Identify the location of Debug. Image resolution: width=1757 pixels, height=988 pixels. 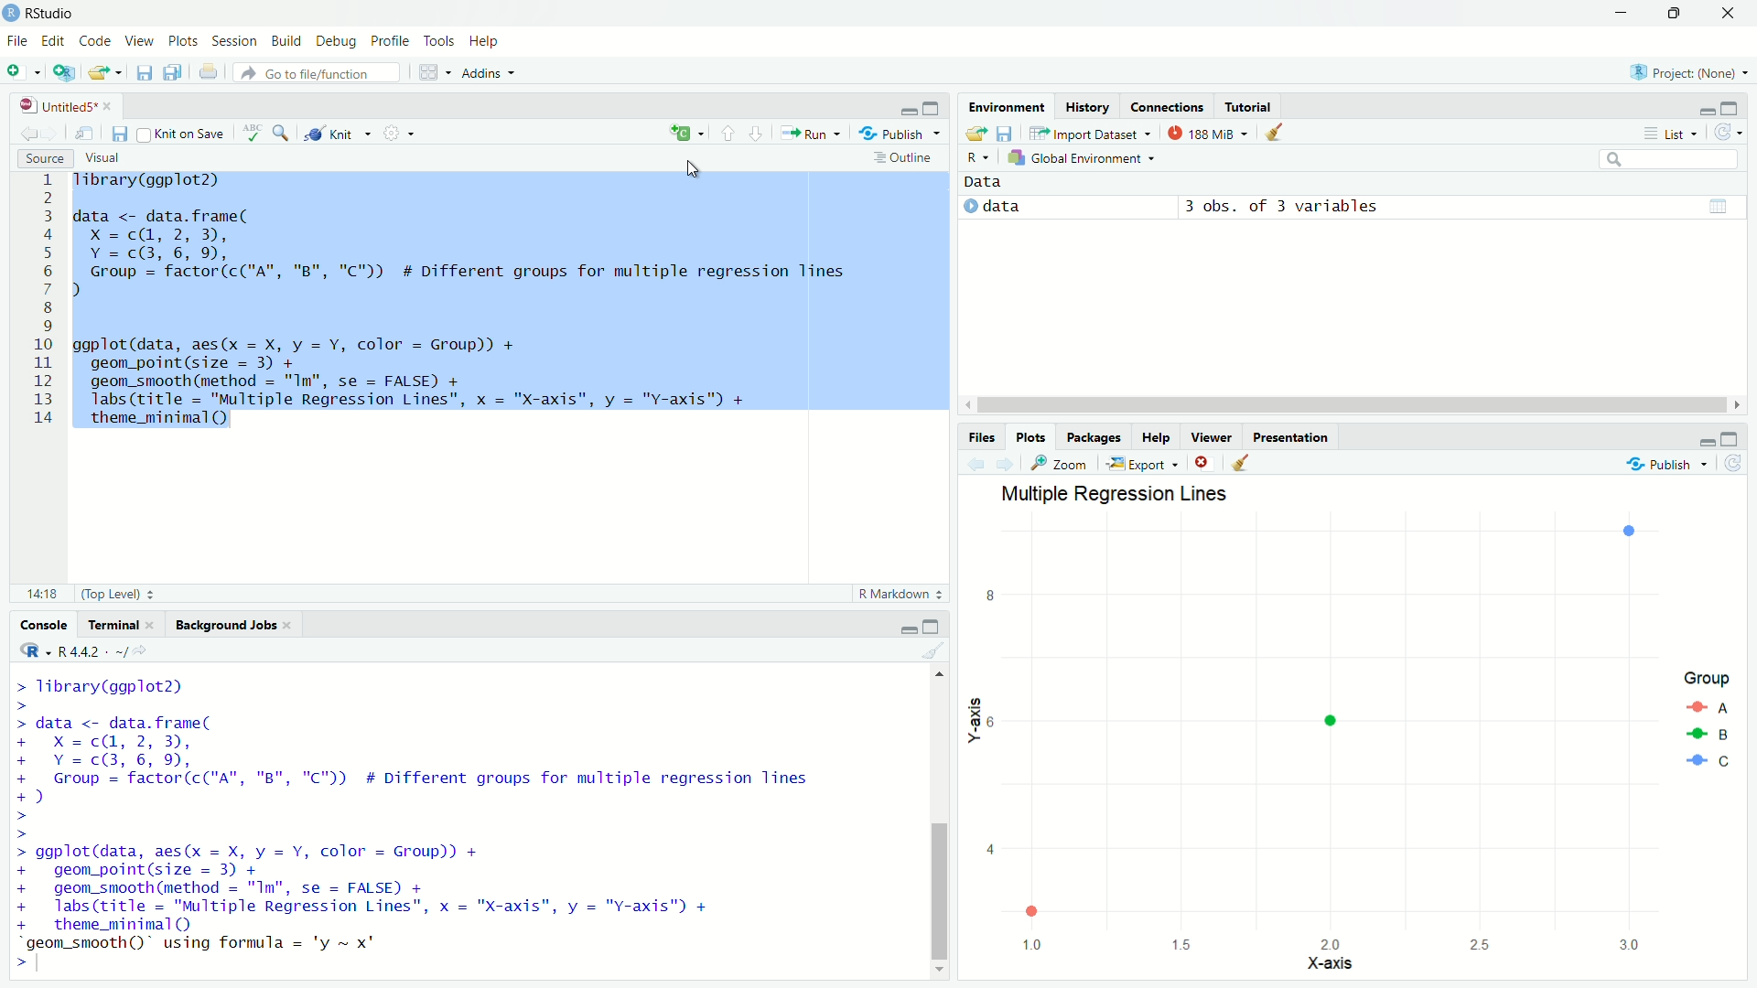
(335, 42).